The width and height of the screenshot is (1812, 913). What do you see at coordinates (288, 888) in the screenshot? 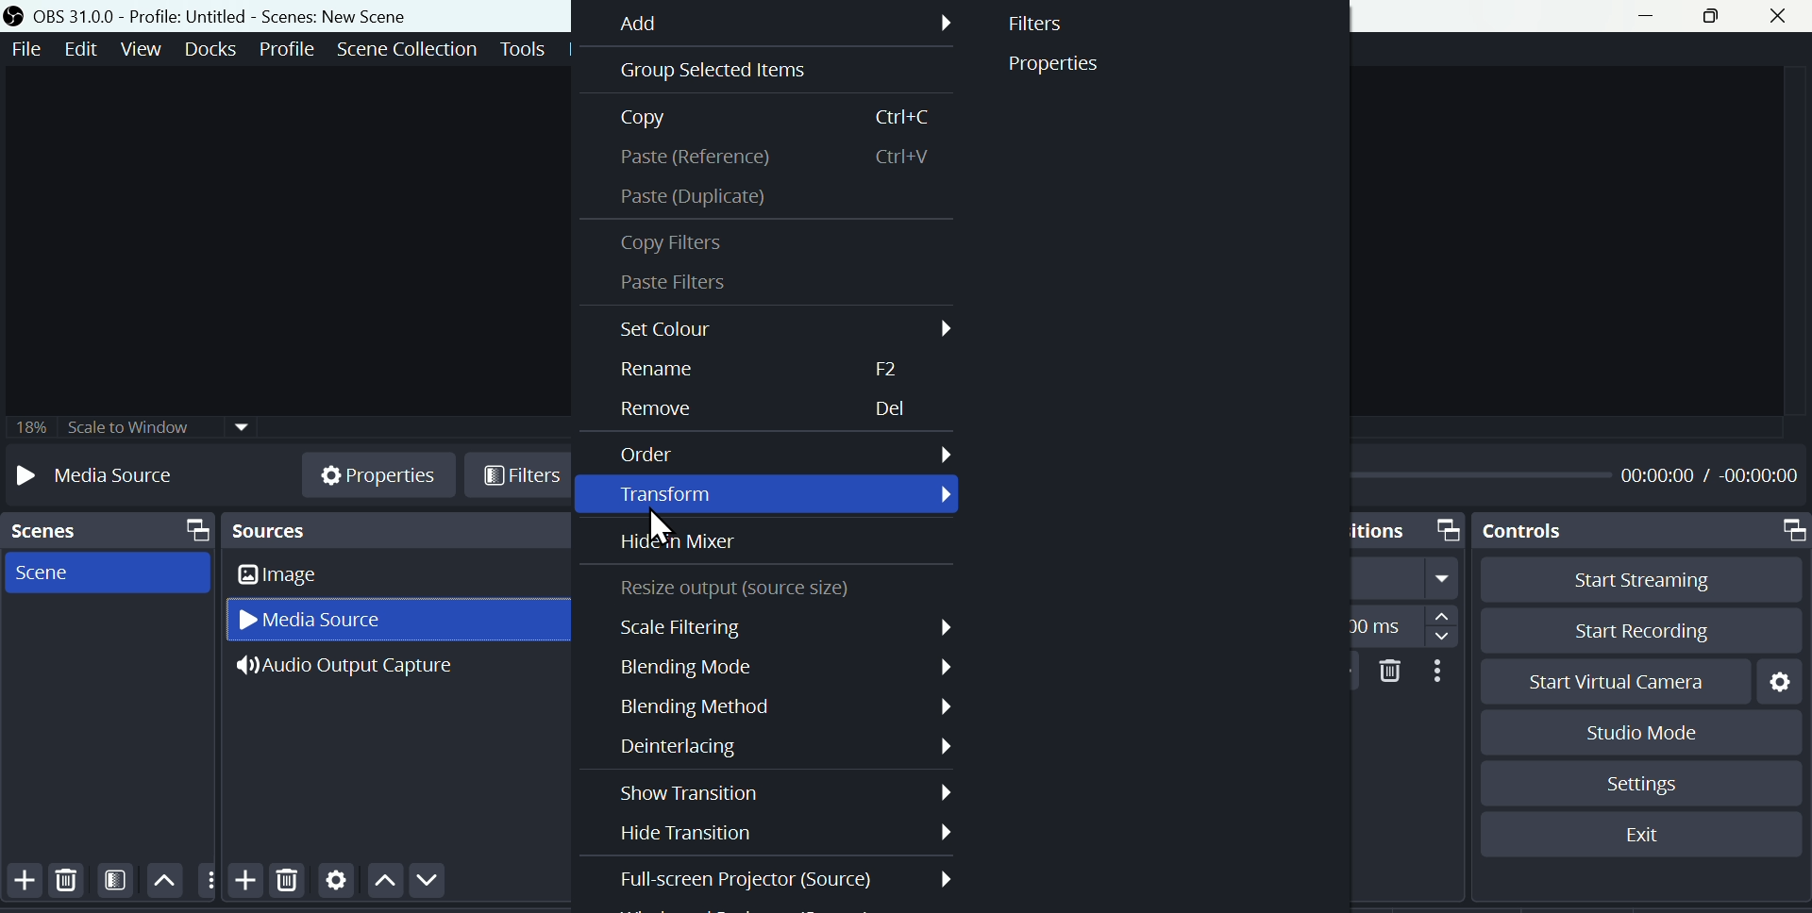
I see `Delete` at bounding box center [288, 888].